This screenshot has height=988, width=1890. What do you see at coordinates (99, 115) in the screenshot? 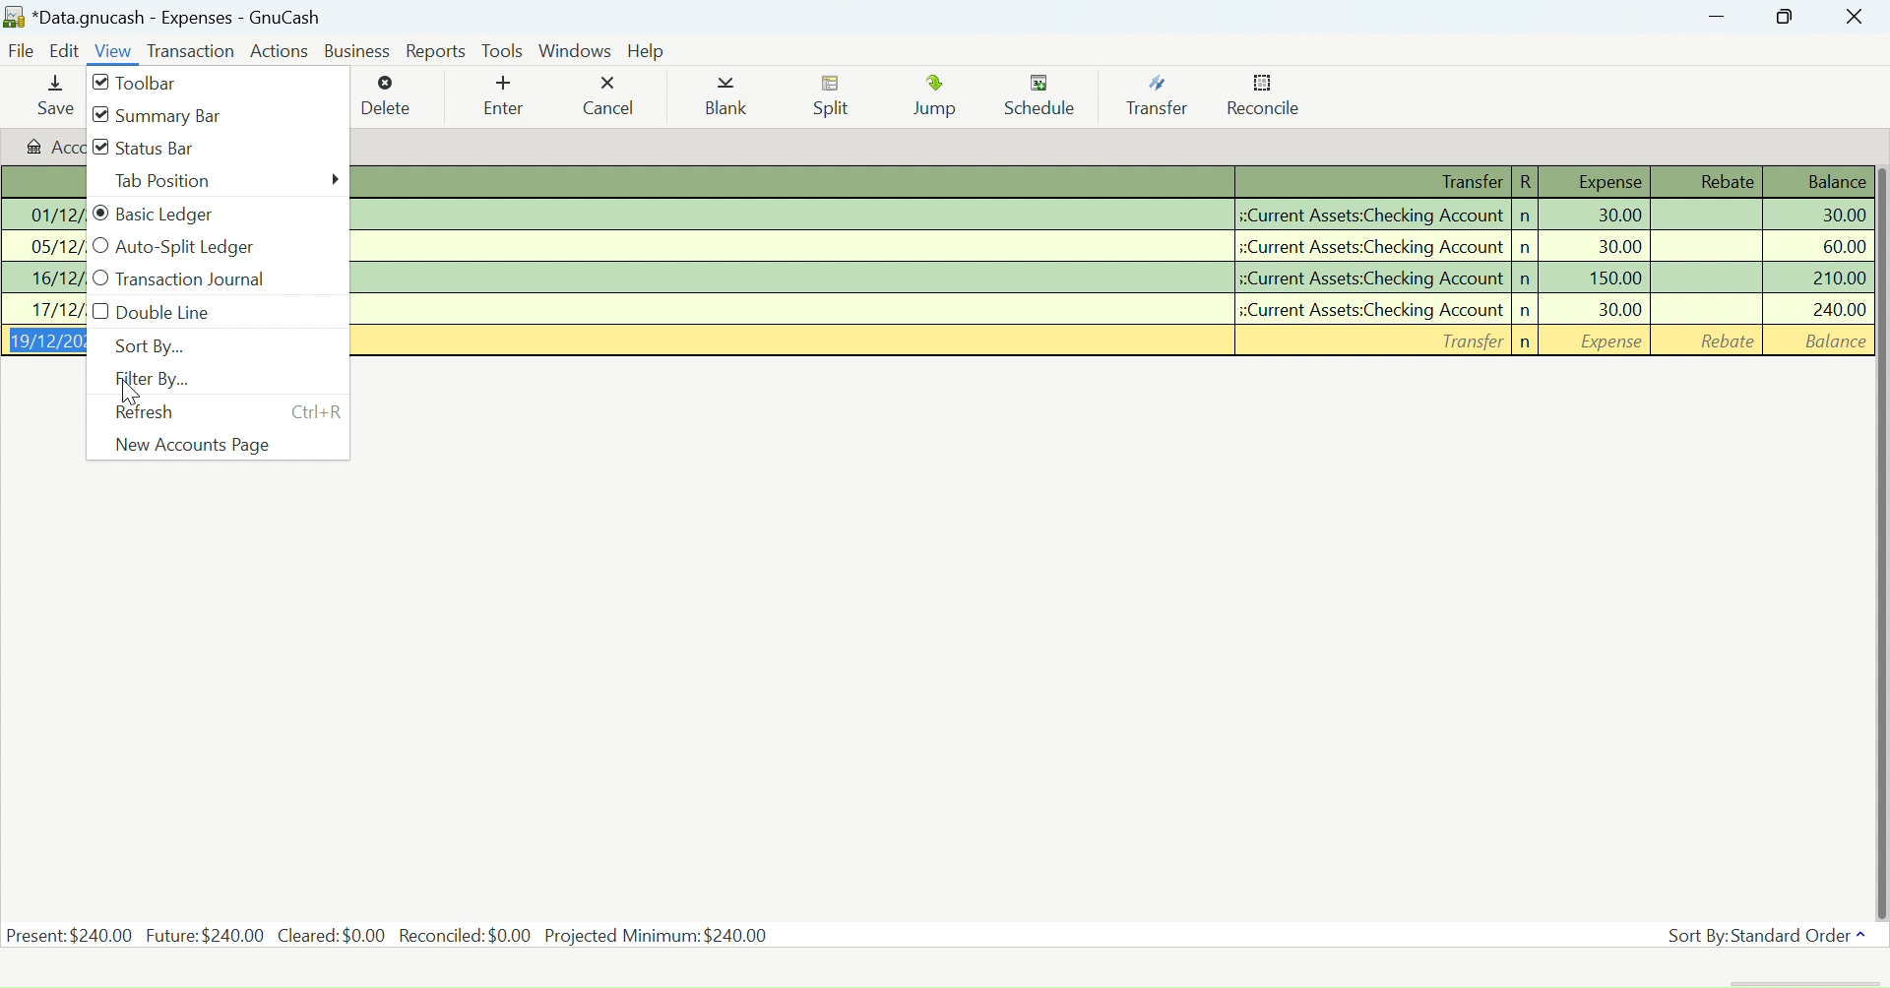
I see `Checkbox` at bounding box center [99, 115].